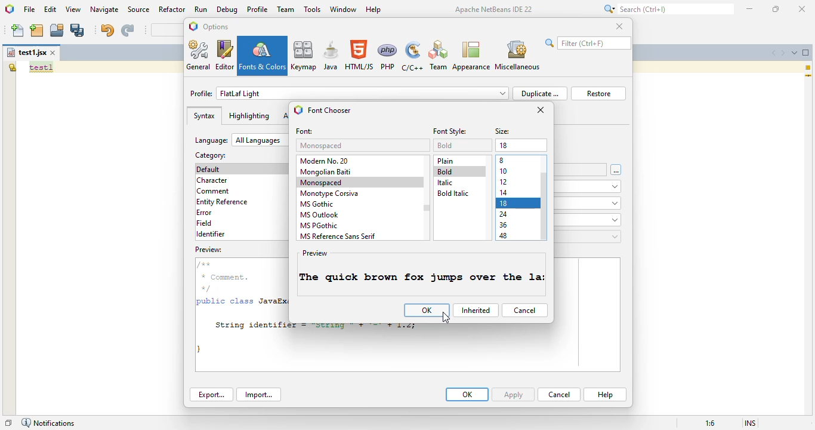 The width and height of the screenshot is (815, 430). What do you see at coordinates (286, 9) in the screenshot?
I see `team` at bounding box center [286, 9].